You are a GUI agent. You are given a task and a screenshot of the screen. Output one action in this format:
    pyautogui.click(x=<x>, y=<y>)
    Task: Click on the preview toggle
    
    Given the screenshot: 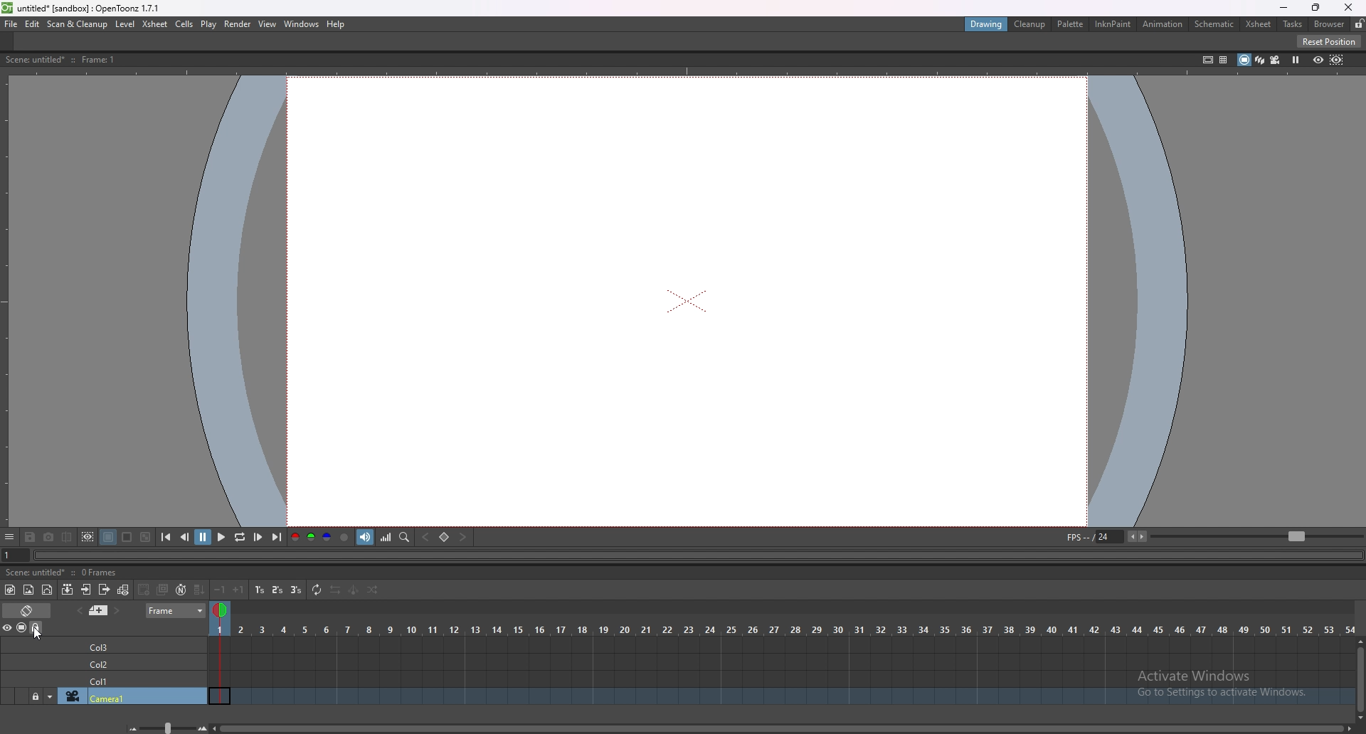 What is the action you would take?
    pyautogui.click(x=9, y=627)
    